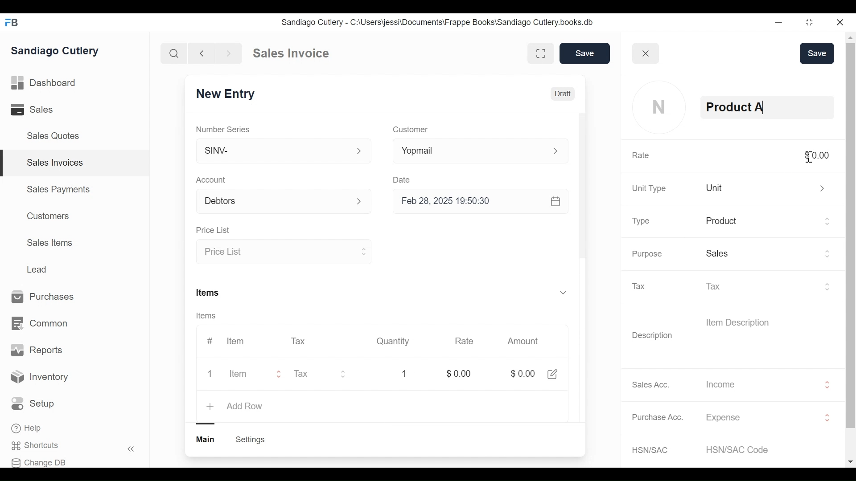 This screenshot has width=856, height=481. Describe the element at coordinates (646, 254) in the screenshot. I see `Purpose` at that location.